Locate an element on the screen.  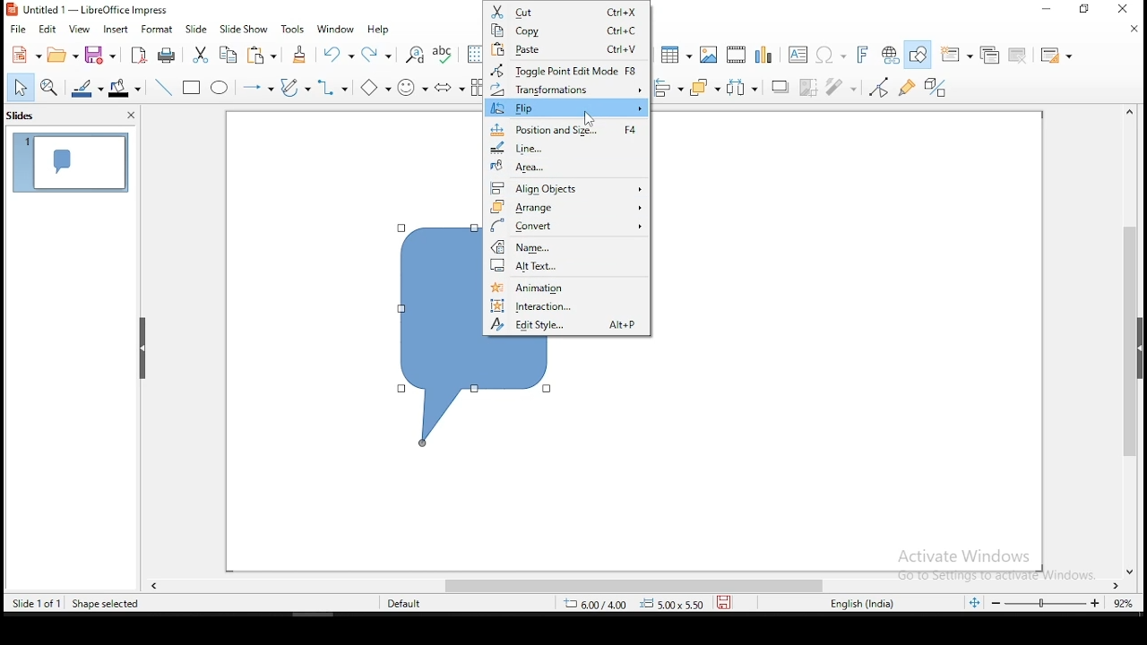
animation is located at coordinates (566, 285).